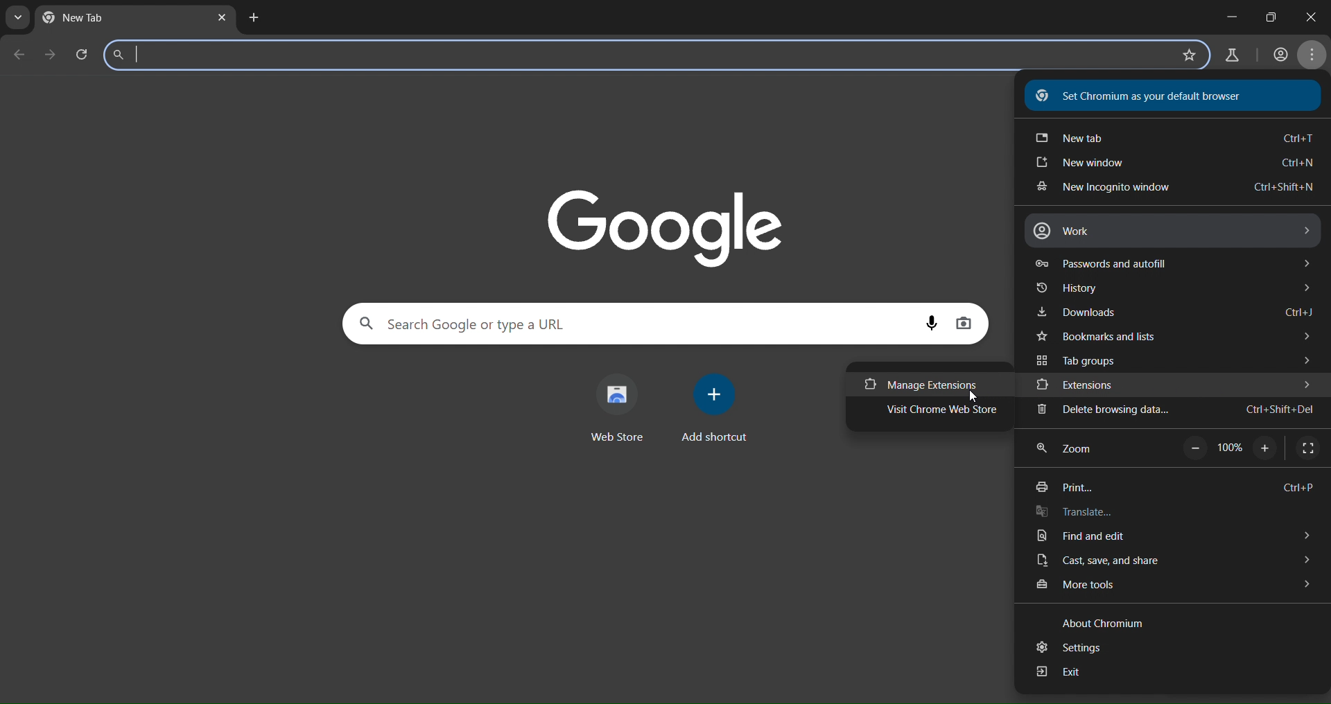 This screenshot has width=1331, height=704. What do you see at coordinates (1192, 58) in the screenshot?
I see `bookmark page` at bounding box center [1192, 58].